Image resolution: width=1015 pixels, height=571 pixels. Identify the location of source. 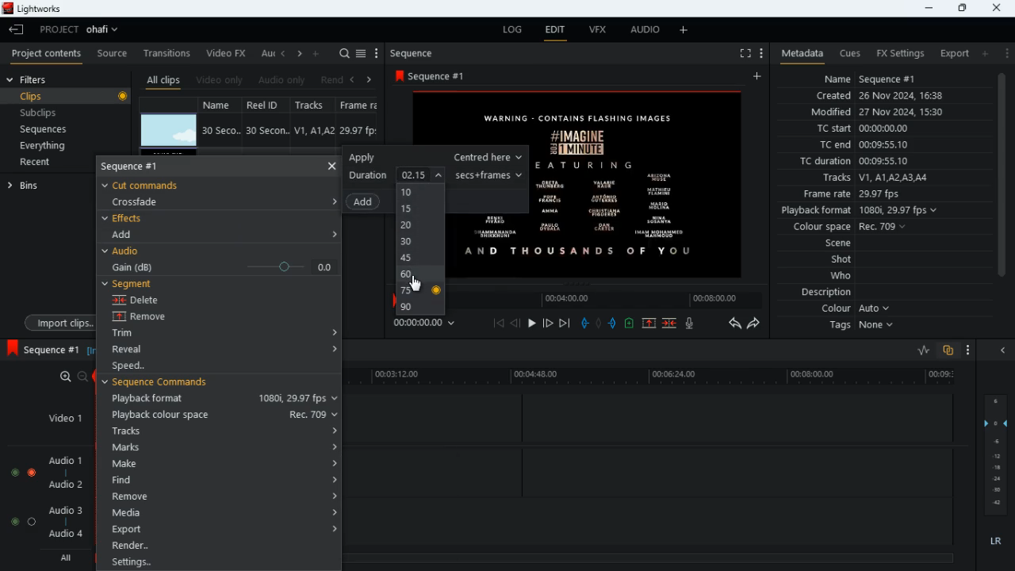
(112, 54).